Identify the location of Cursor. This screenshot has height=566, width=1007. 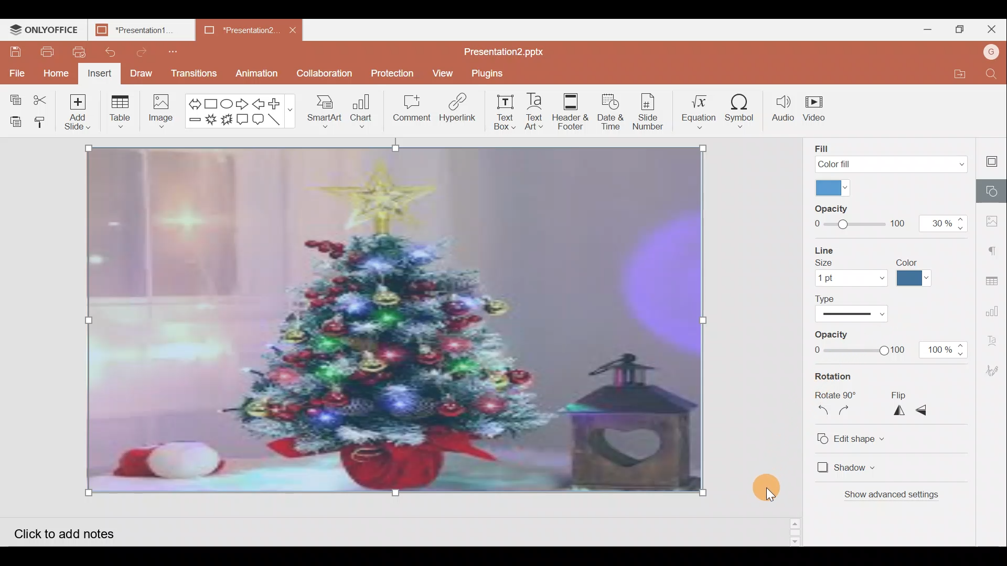
(763, 483).